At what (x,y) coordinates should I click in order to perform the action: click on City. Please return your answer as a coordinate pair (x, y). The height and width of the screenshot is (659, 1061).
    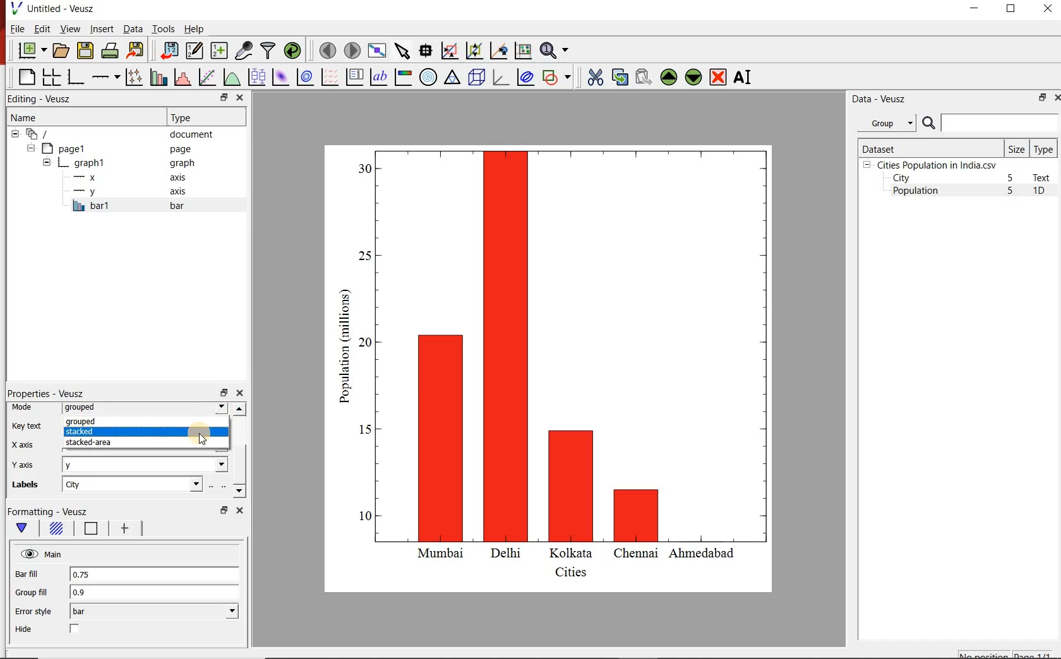
    Looking at the image, I should click on (901, 178).